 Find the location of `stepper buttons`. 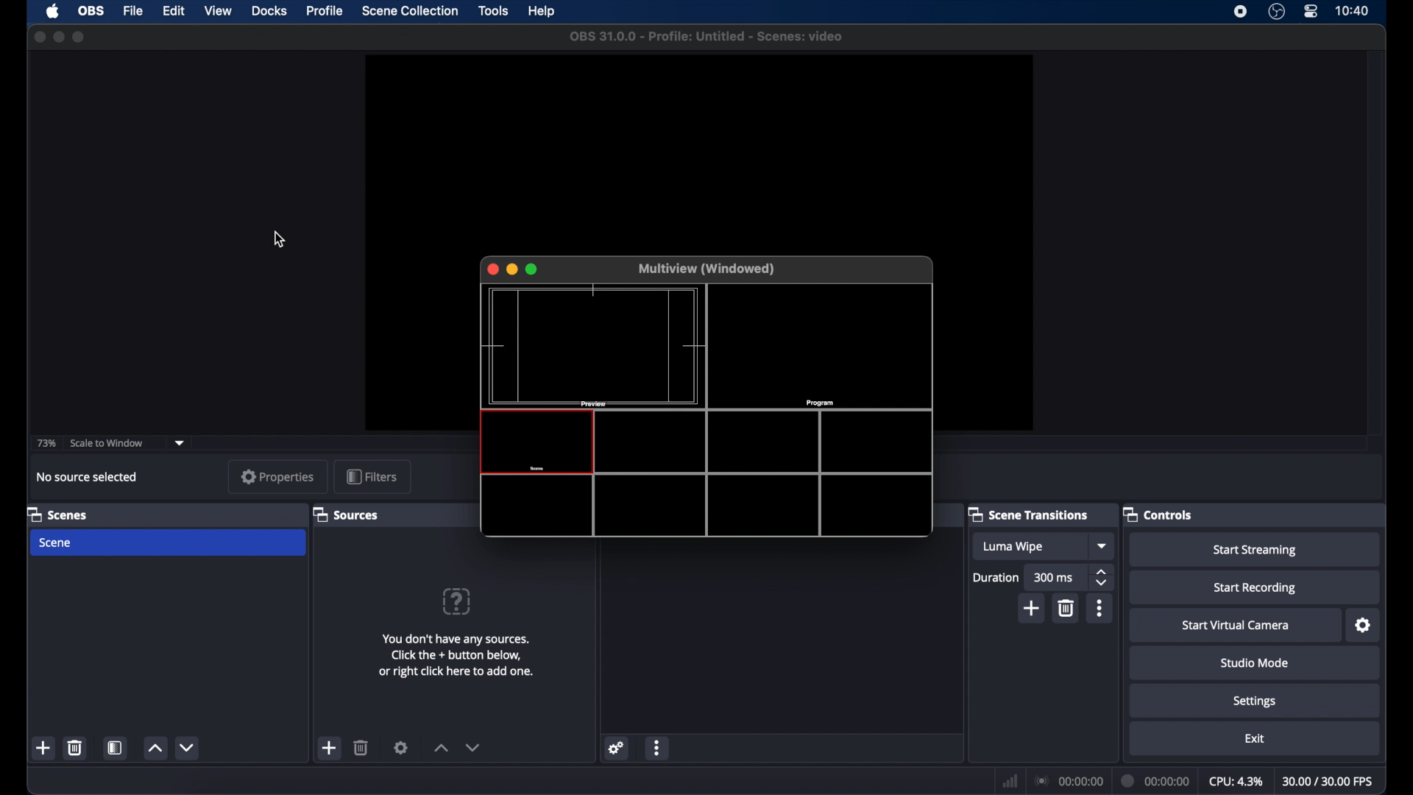

stepper buttons is located at coordinates (1102, 577).